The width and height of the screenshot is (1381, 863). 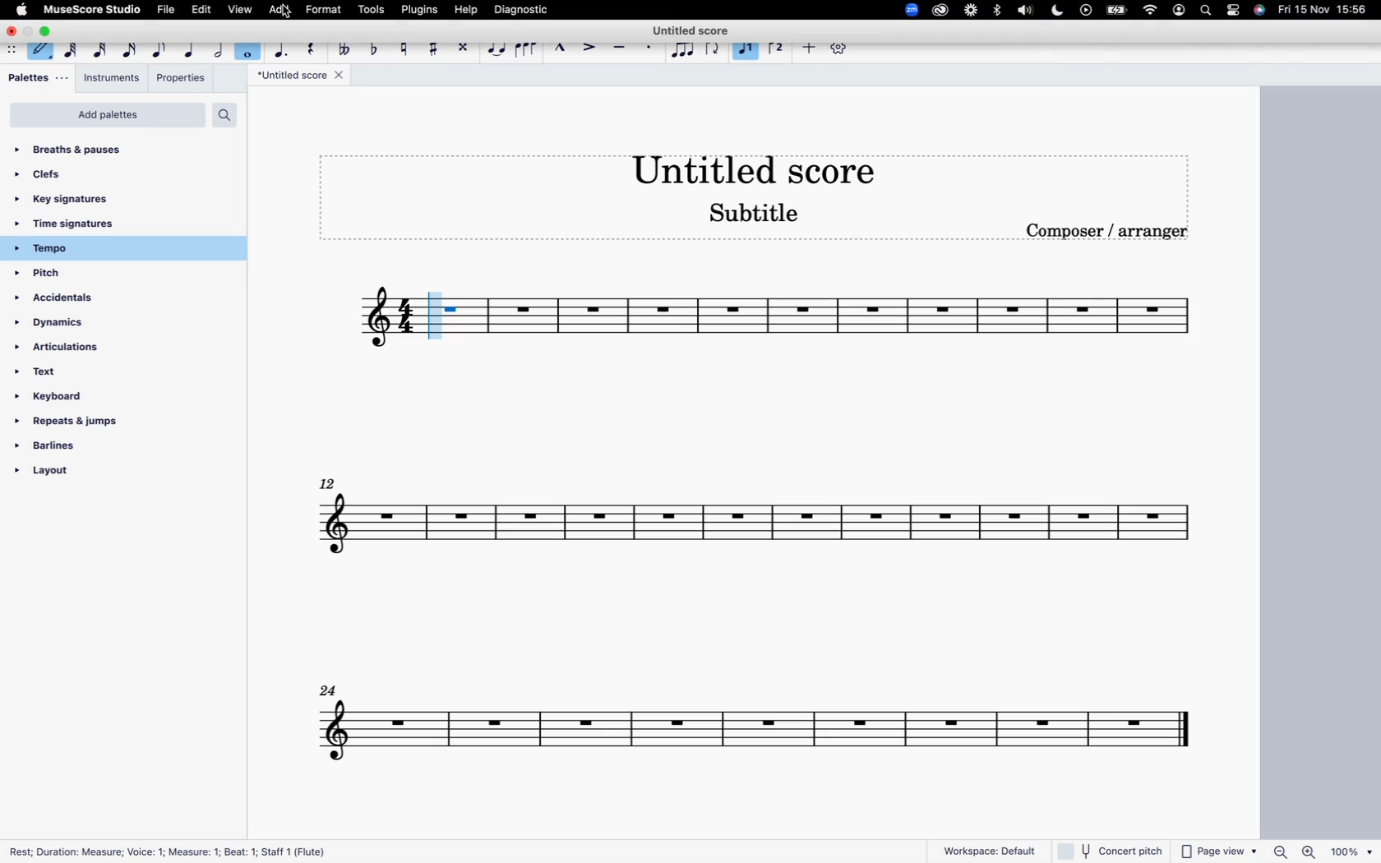 I want to click on keyboard, so click(x=82, y=398).